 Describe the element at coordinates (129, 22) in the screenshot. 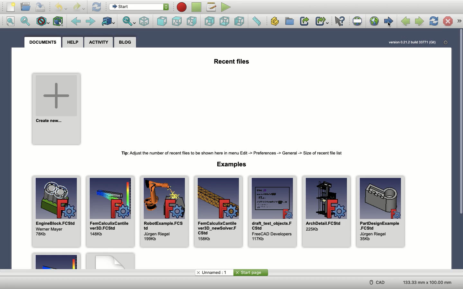

I see `Sync view` at that location.